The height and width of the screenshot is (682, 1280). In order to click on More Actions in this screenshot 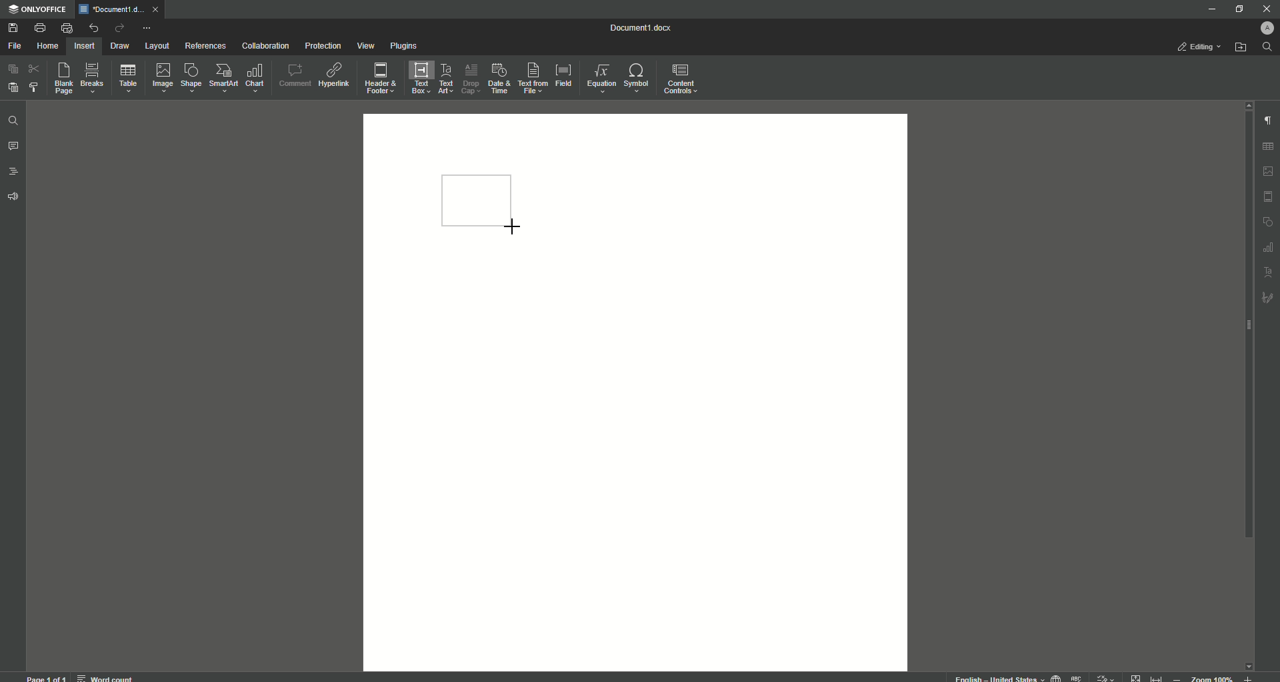, I will do `click(146, 29)`.